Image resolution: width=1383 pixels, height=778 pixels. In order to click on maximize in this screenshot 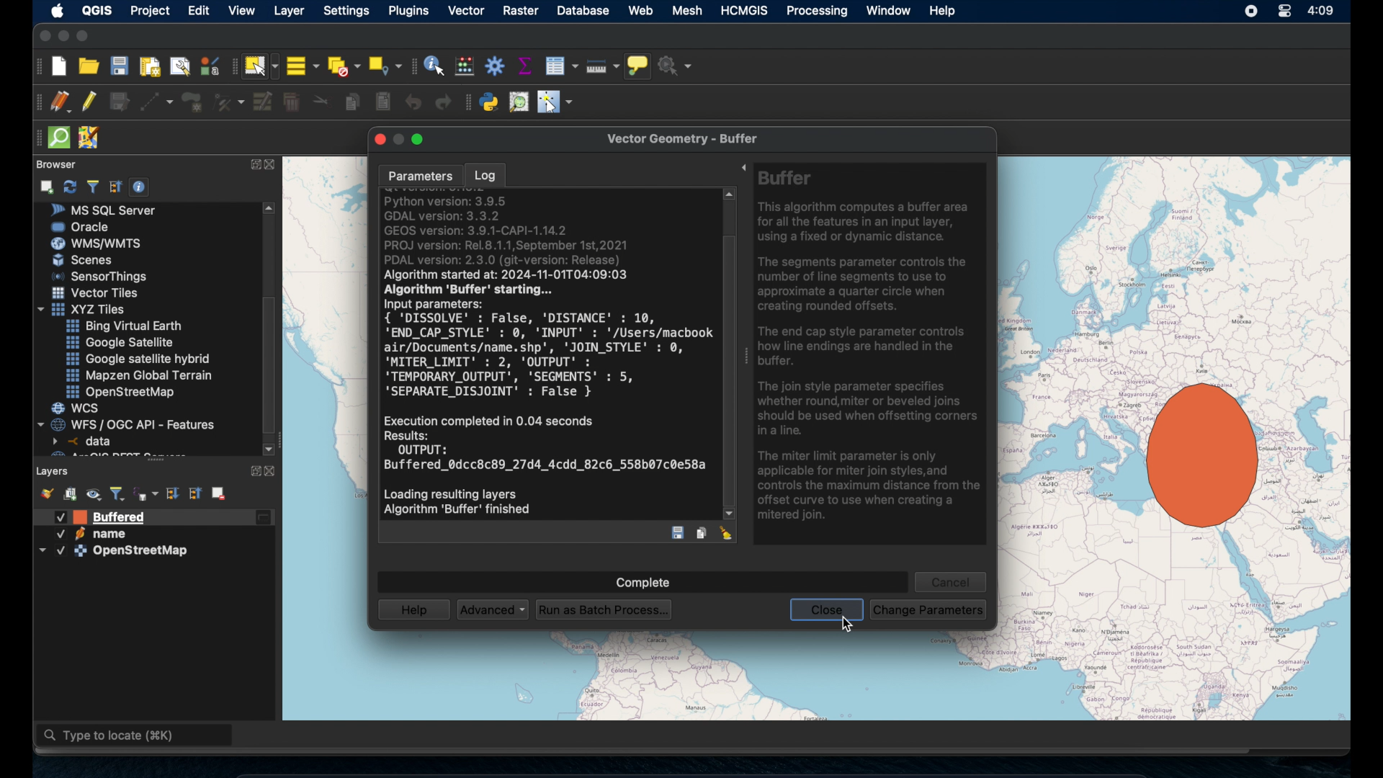, I will do `click(423, 139)`.